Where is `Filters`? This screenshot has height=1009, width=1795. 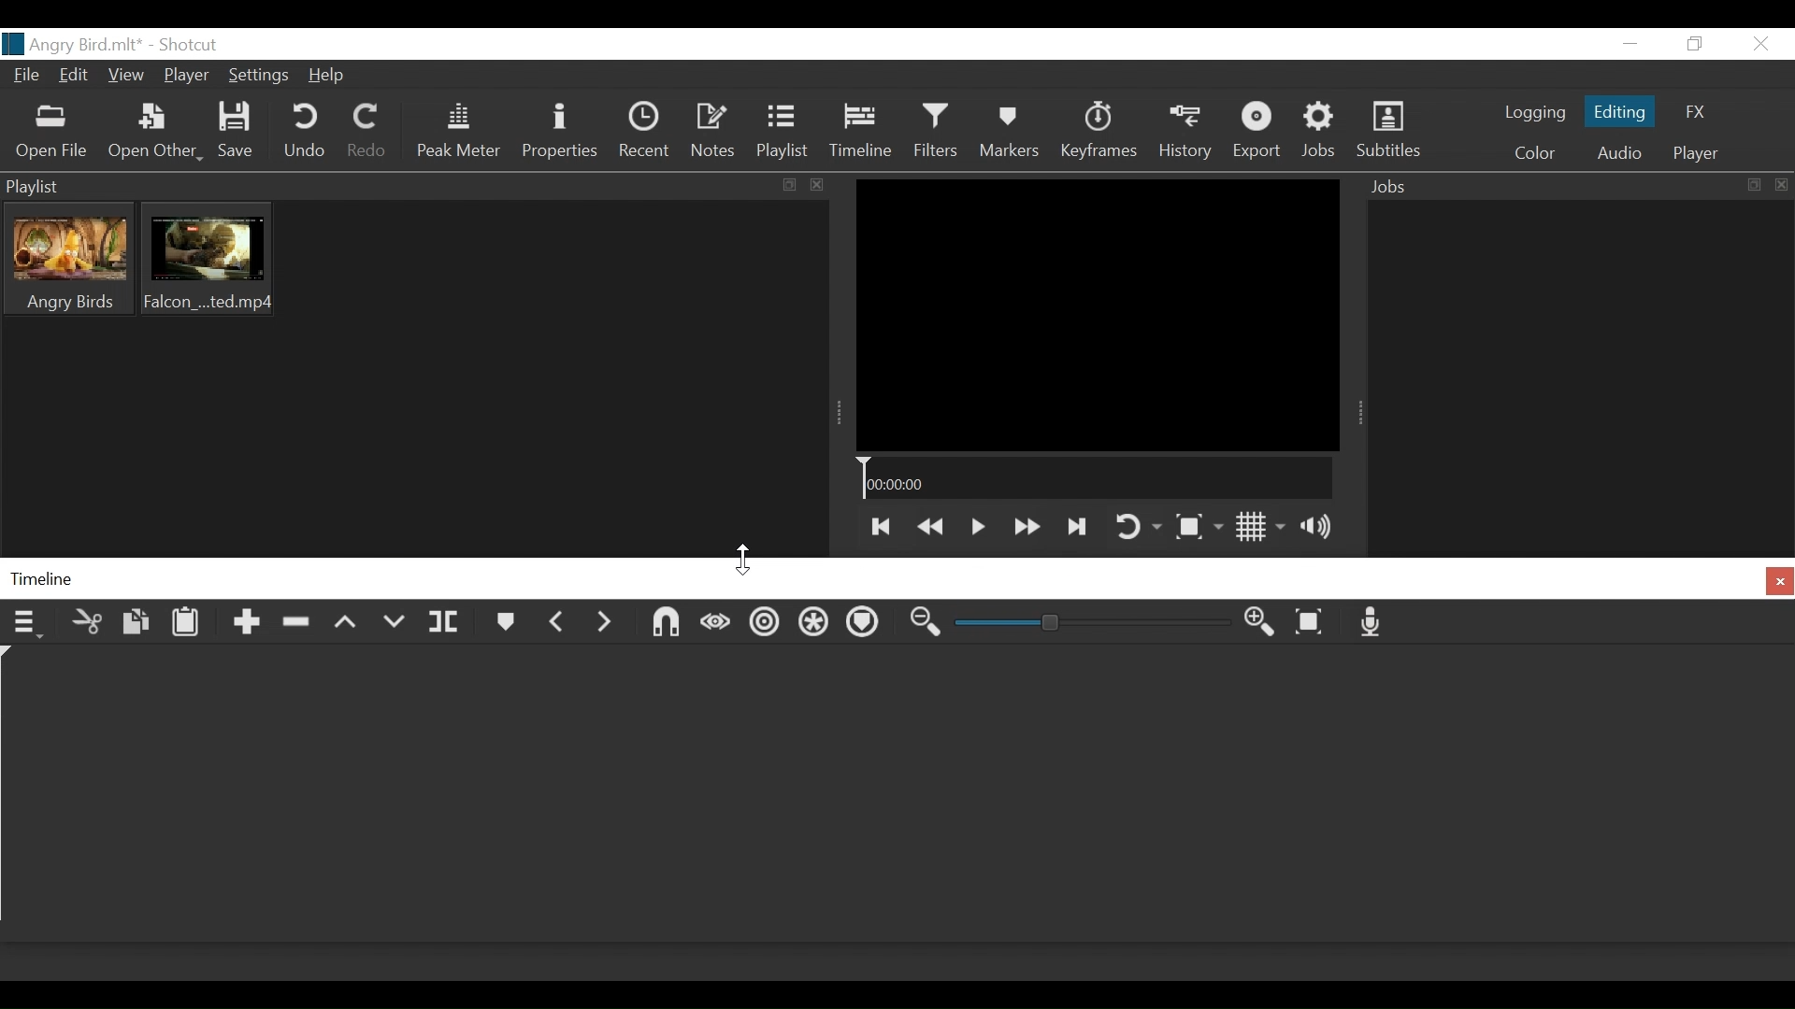 Filters is located at coordinates (941, 133).